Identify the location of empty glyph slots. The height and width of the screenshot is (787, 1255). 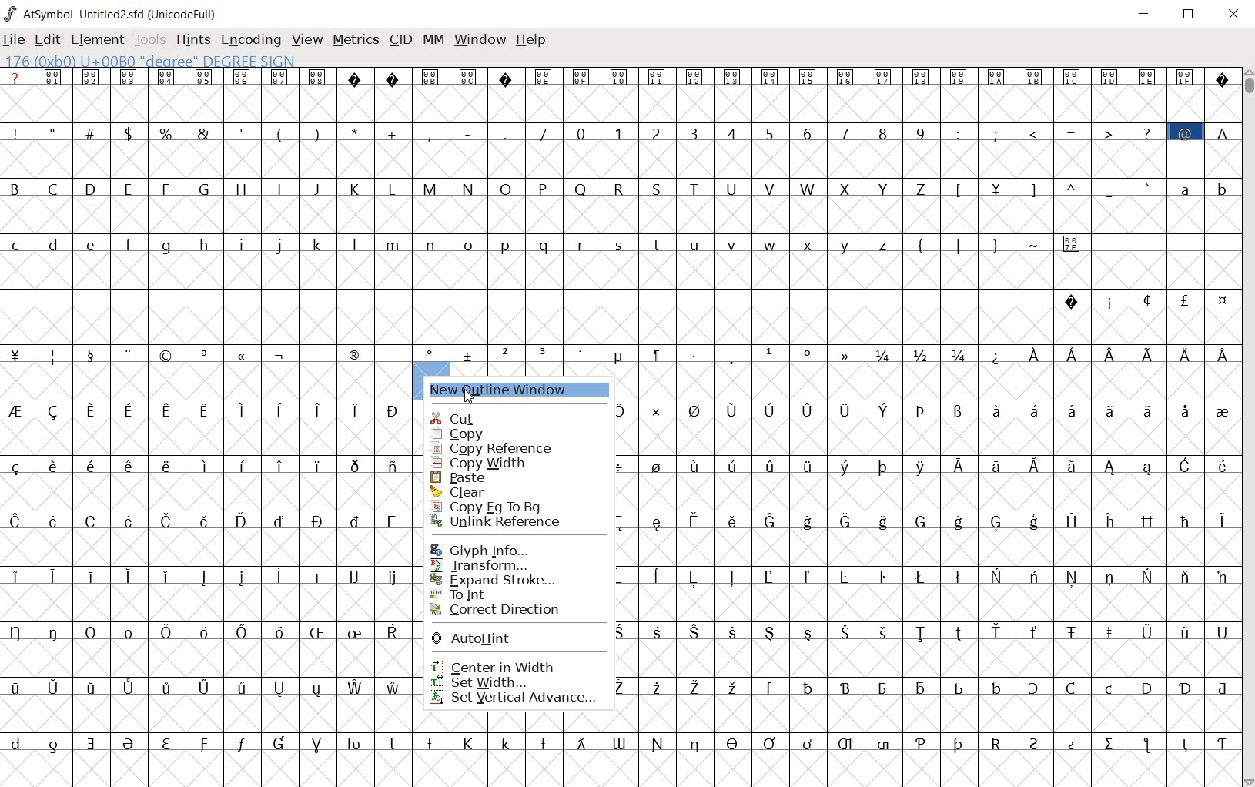
(212, 547).